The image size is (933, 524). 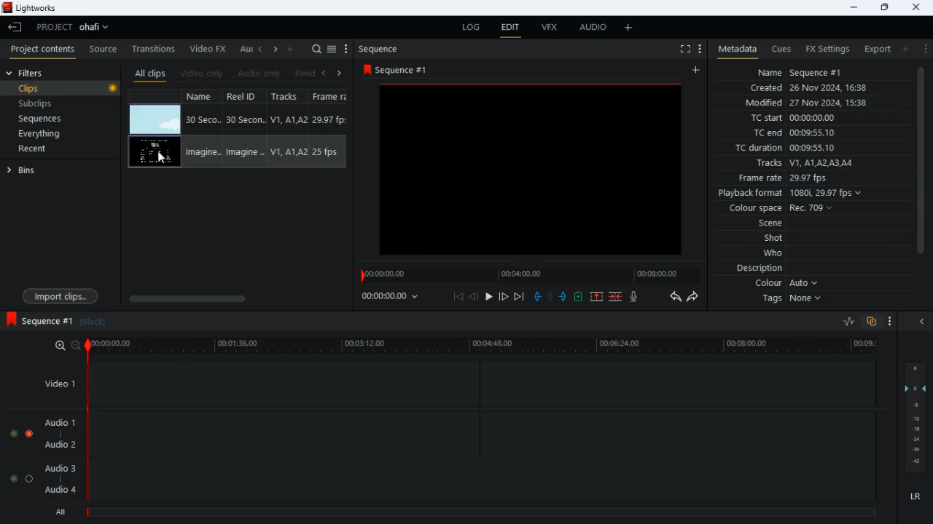 I want to click on tc end, so click(x=800, y=133).